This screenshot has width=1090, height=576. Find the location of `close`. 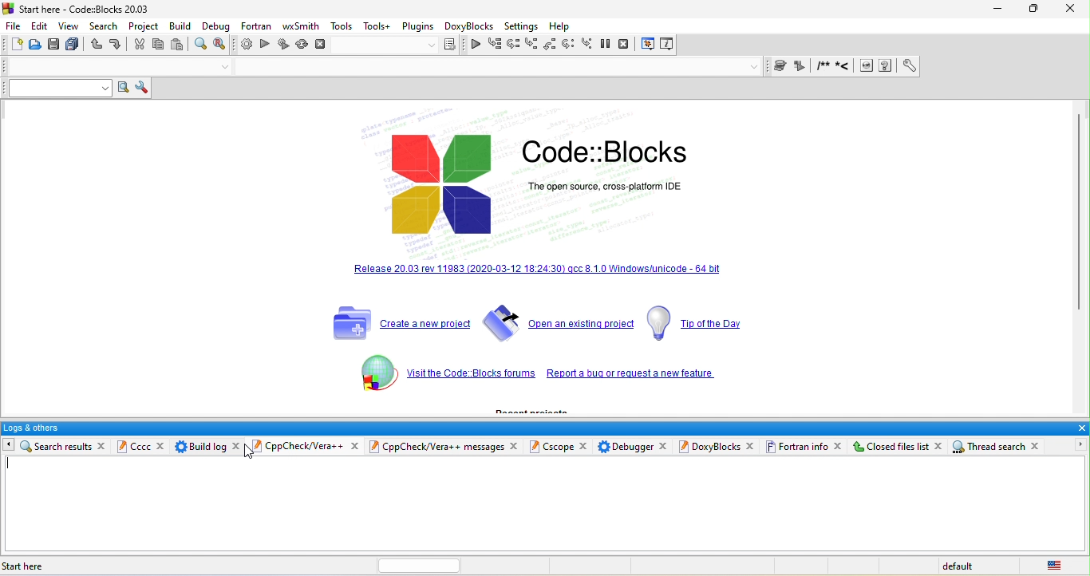

close is located at coordinates (519, 445).